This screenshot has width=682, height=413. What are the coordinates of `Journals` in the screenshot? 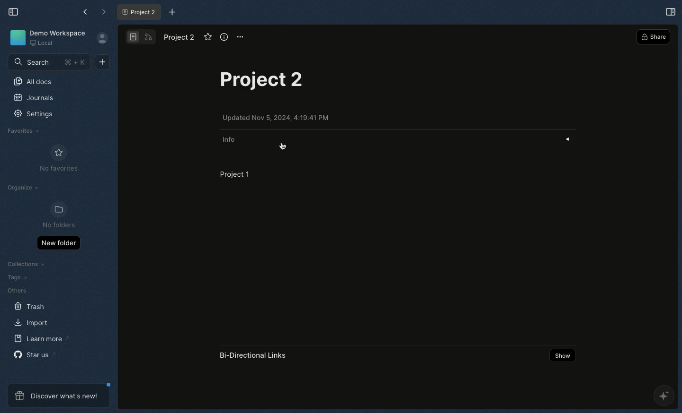 It's located at (34, 98).